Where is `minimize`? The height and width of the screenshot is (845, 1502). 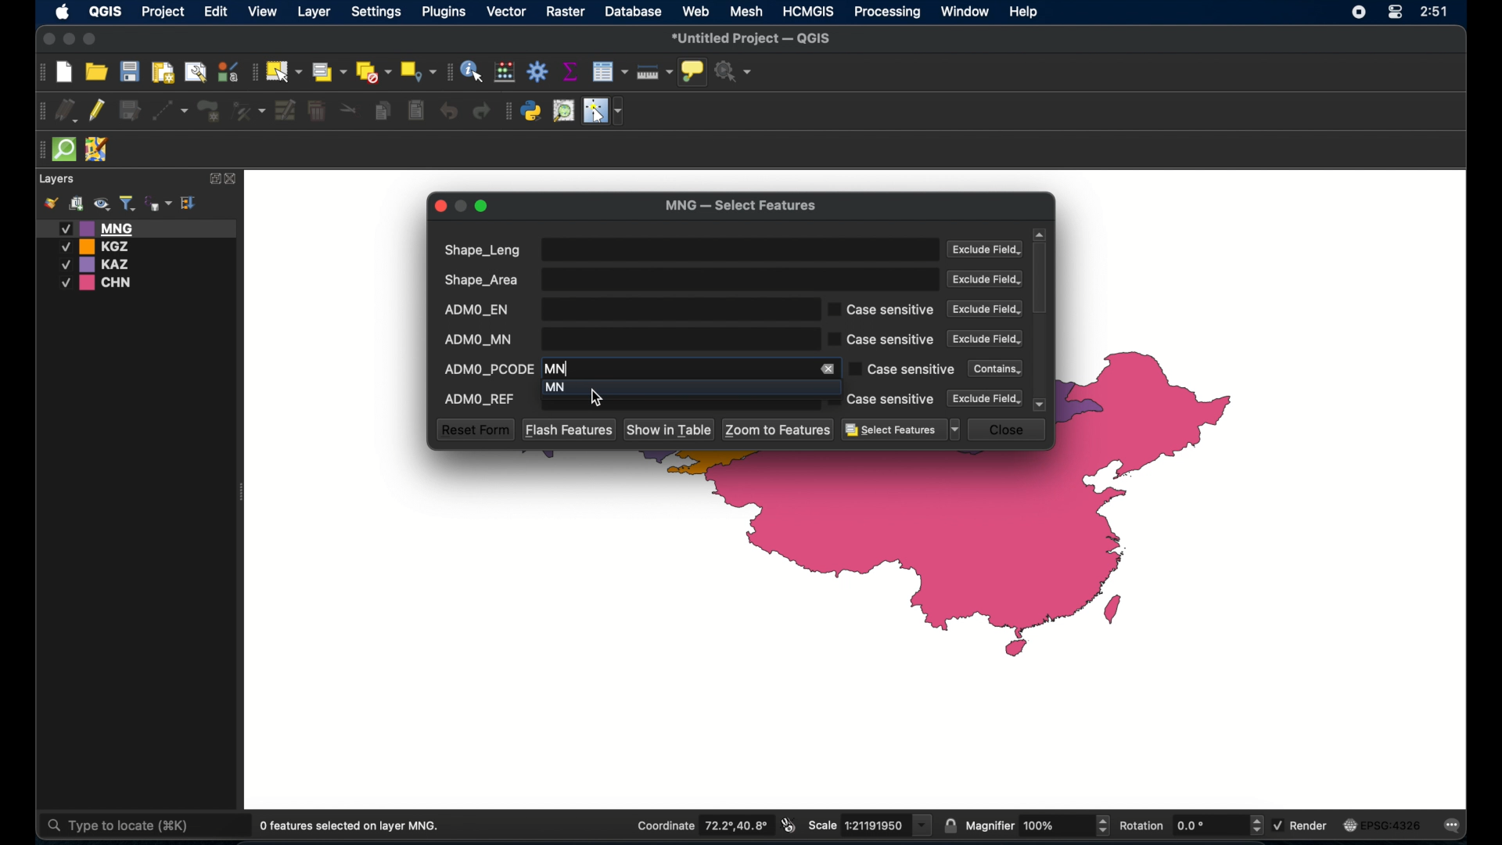
minimize is located at coordinates (70, 40).